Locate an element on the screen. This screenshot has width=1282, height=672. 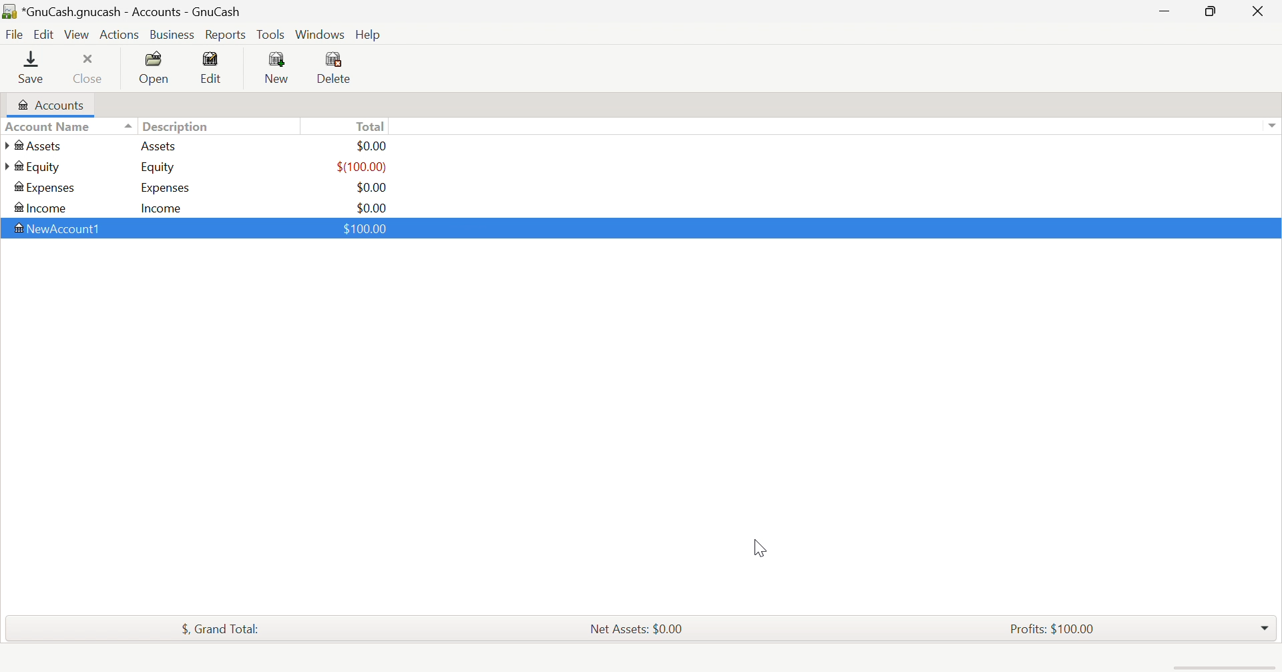
Close is located at coordinates (91, 68).